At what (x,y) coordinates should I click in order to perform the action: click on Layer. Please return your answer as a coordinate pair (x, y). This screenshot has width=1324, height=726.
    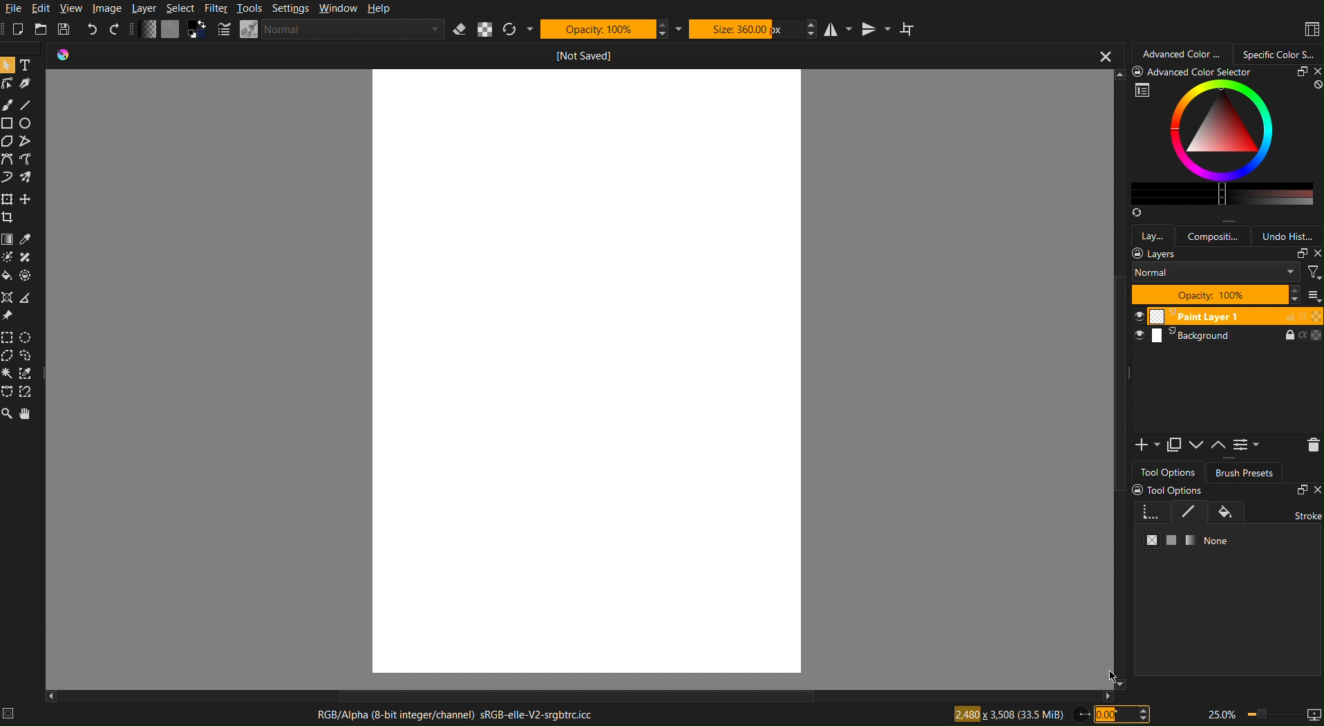
    Looking at the image, I should click on (144, 8).